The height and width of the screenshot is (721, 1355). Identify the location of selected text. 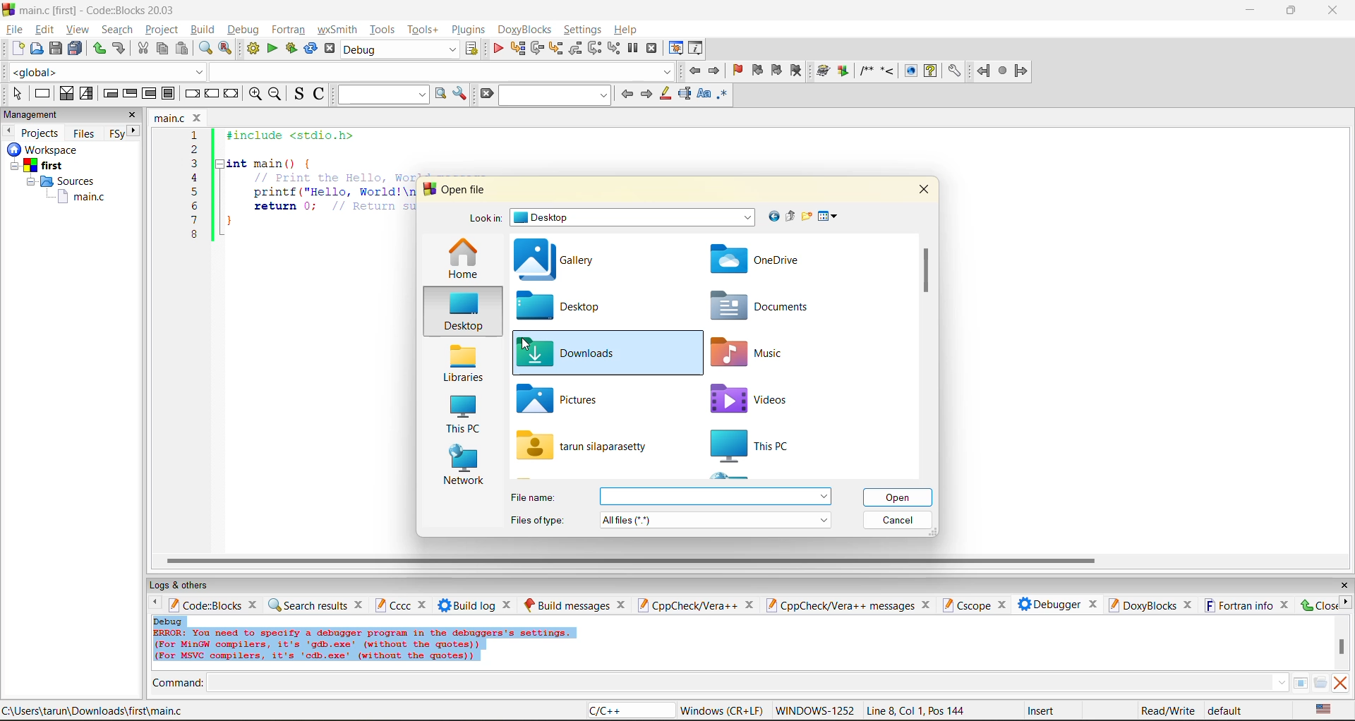
(685, 94).